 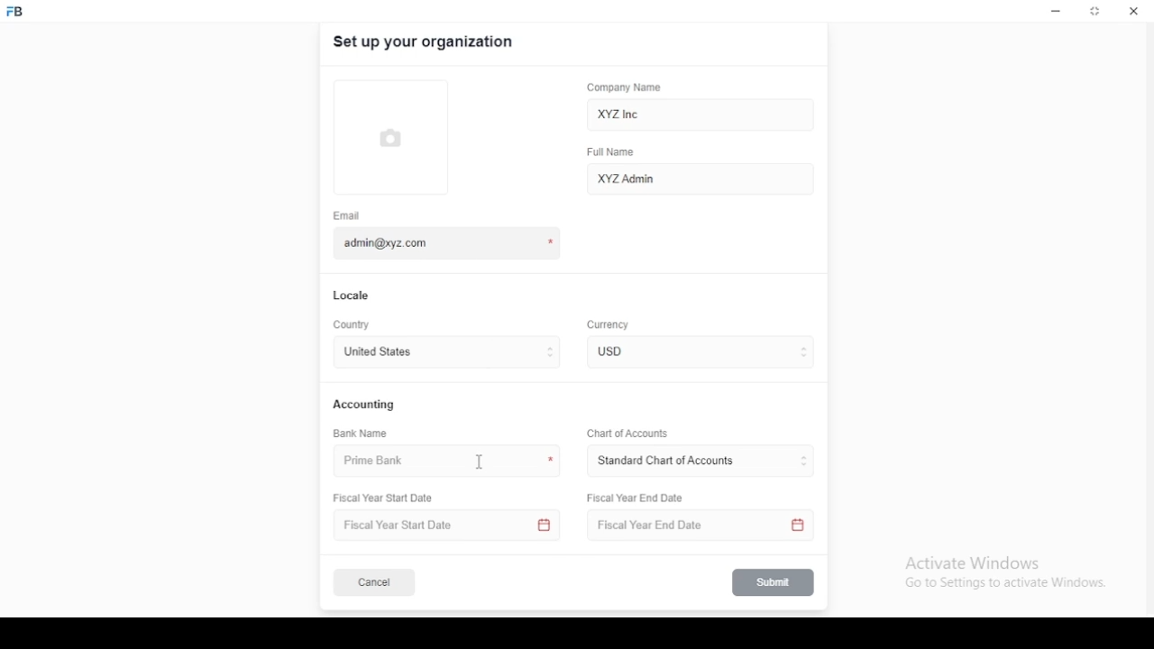 I want to click on submit, so click(x=774, y=582).